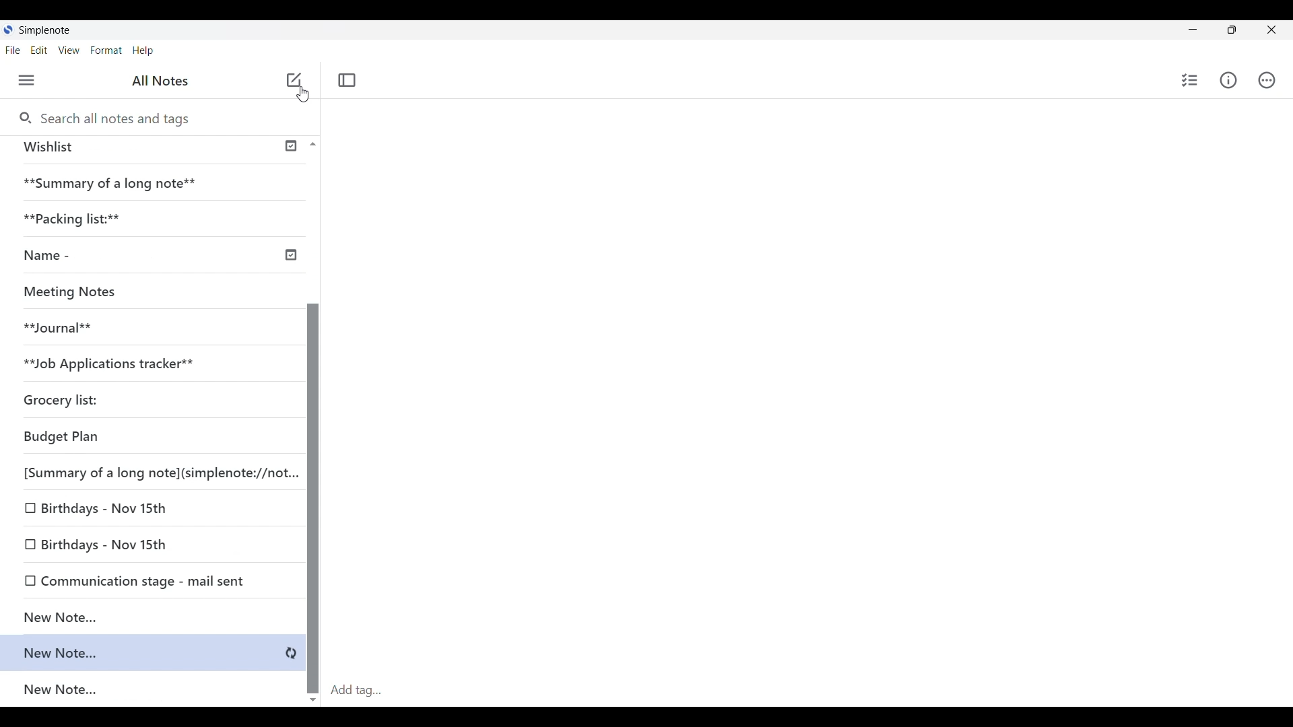 The height and width of the screenshot is (727, 1293). Describe the element at coordinates (46, 30) in the screenshot. I see `Simple note` at that location.